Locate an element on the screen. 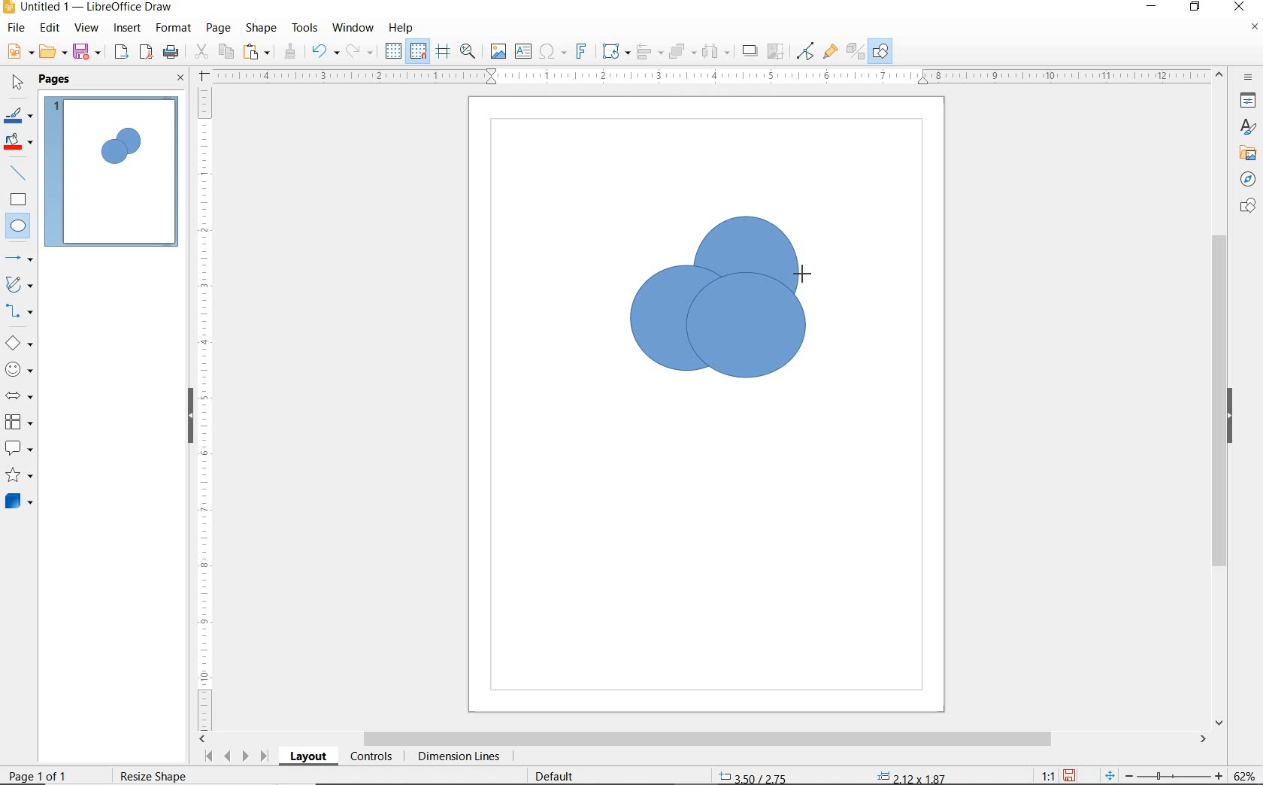  STANDARD SELECTION is located at coordinates (832, 772).